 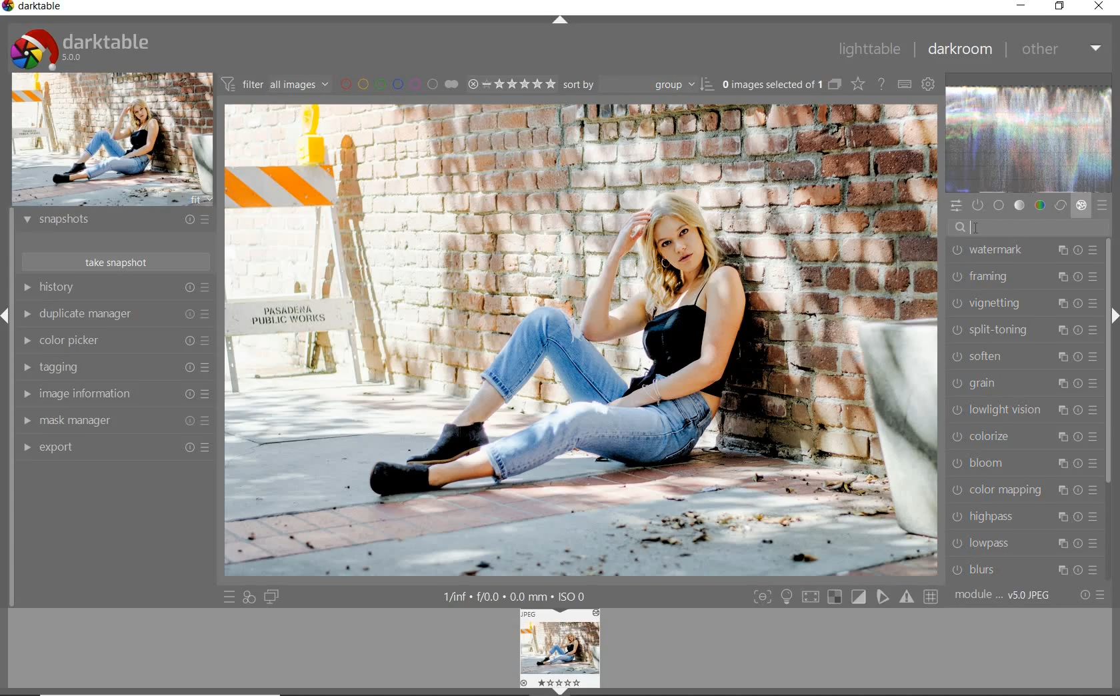 I want to click on take snapshot, so click(x=114, y=261).